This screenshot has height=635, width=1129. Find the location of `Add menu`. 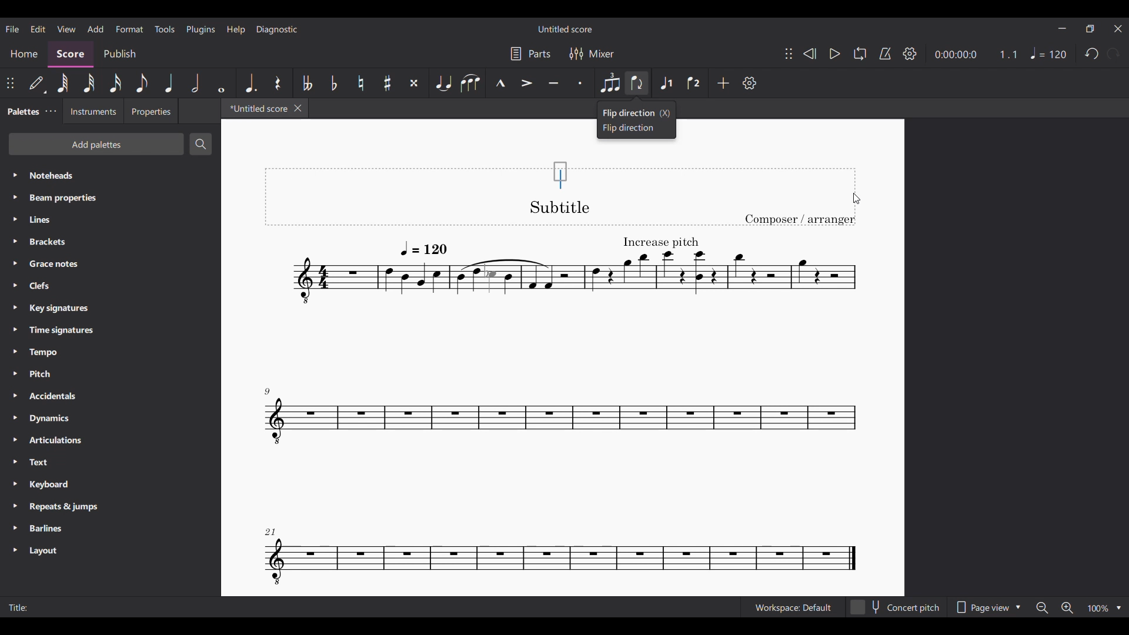

Add menu is located at coordinates (95, 29).